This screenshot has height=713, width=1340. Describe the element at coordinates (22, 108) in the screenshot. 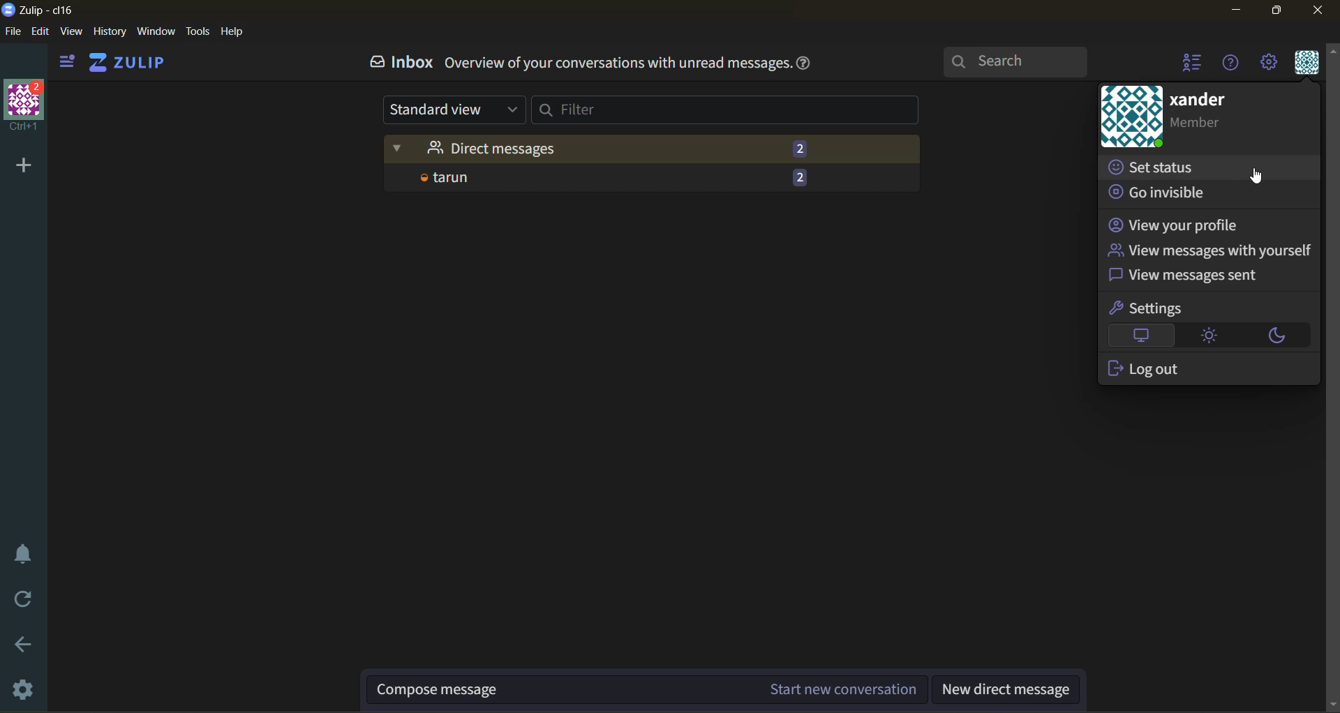

I see `organisation name and profile picture` at that location.